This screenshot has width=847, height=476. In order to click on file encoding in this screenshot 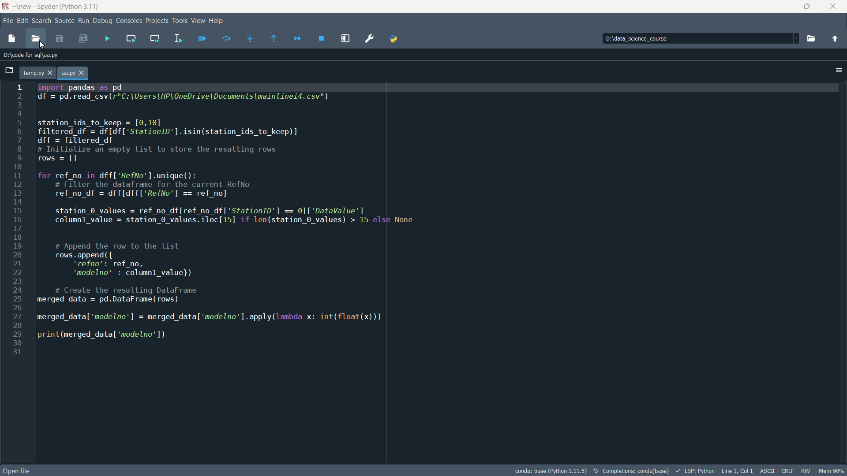, I will do `click(786, 471)`.